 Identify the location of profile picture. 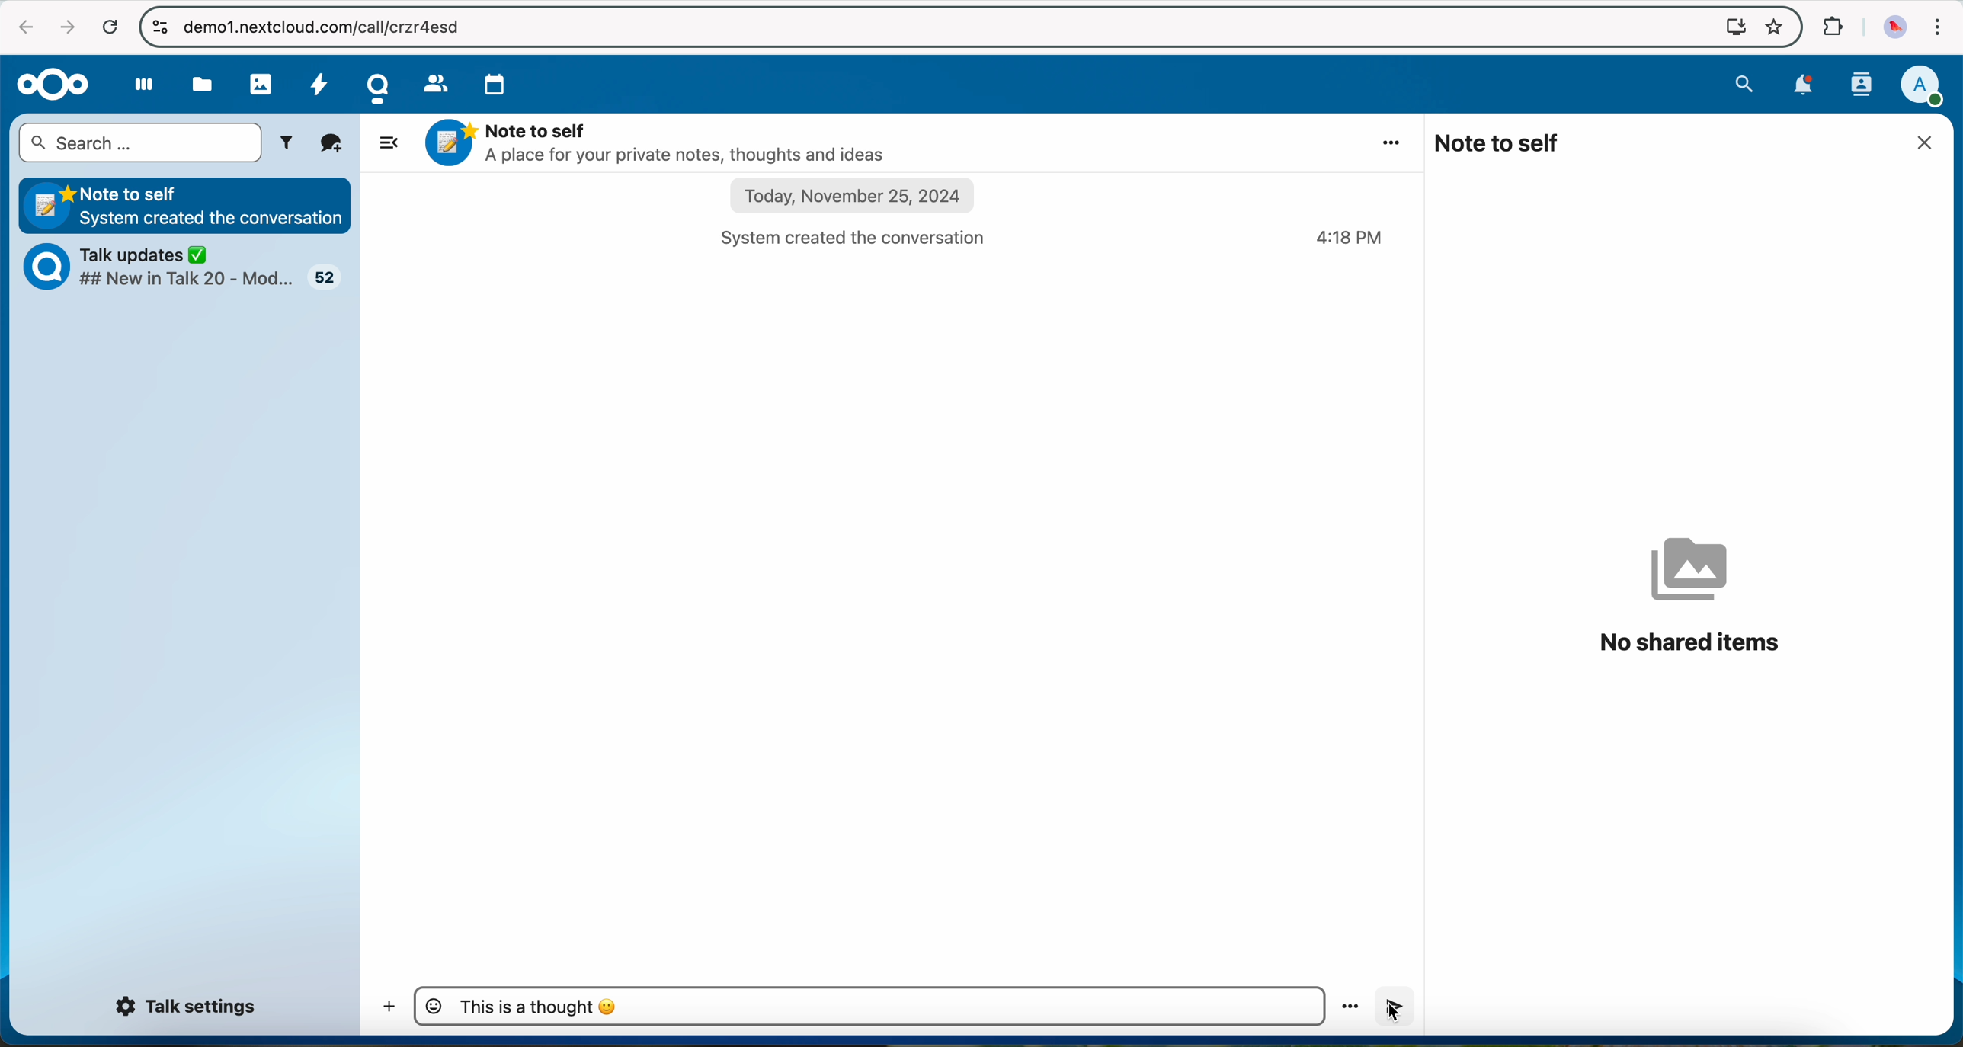
(1891, 27).